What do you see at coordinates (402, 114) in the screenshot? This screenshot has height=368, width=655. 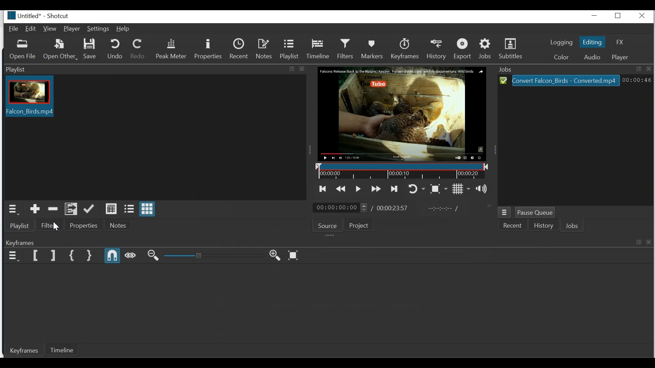 I see `Falcon Release Back to the Nature | Kestrel. Falcon chicks care wildlife documentary. Wild Birds. Channel. You tube(Media viewer)` at bounding box center [402, 114].